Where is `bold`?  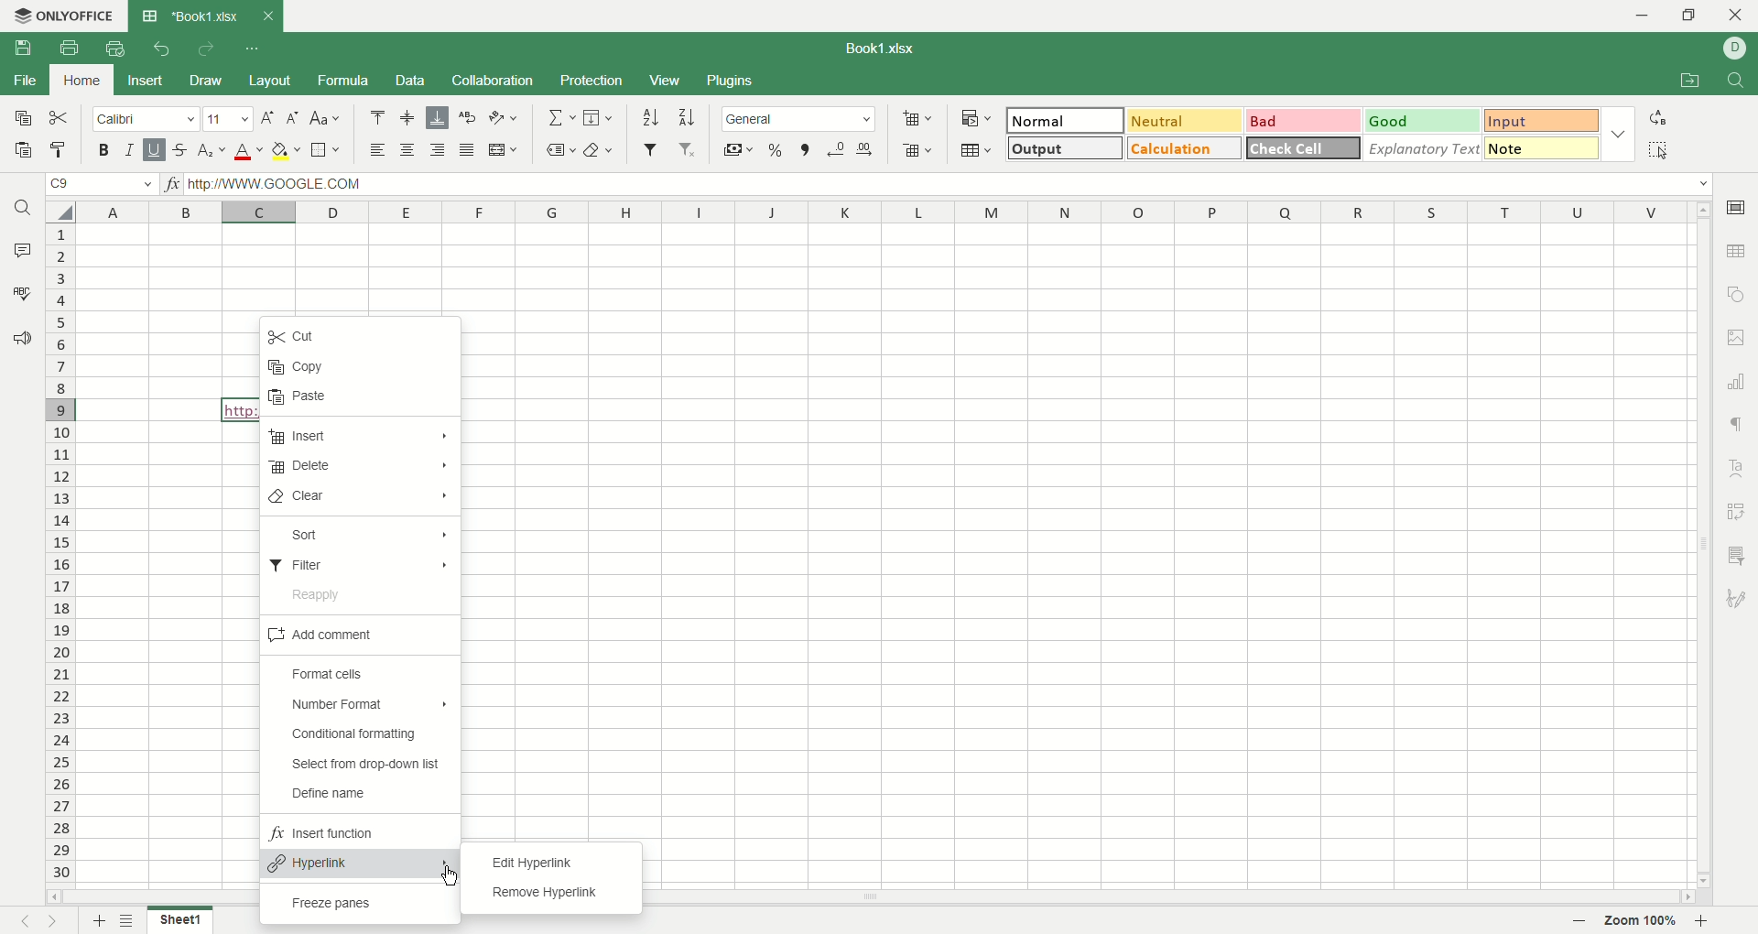 bold is located at coordinates (108, 150).